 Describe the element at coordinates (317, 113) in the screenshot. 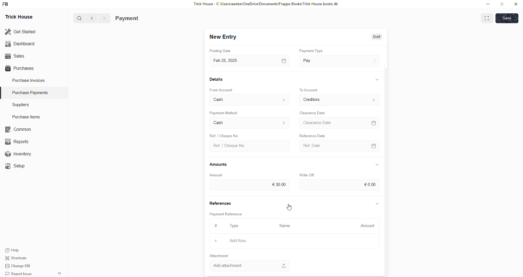

I see `Clearance Date` at that location.